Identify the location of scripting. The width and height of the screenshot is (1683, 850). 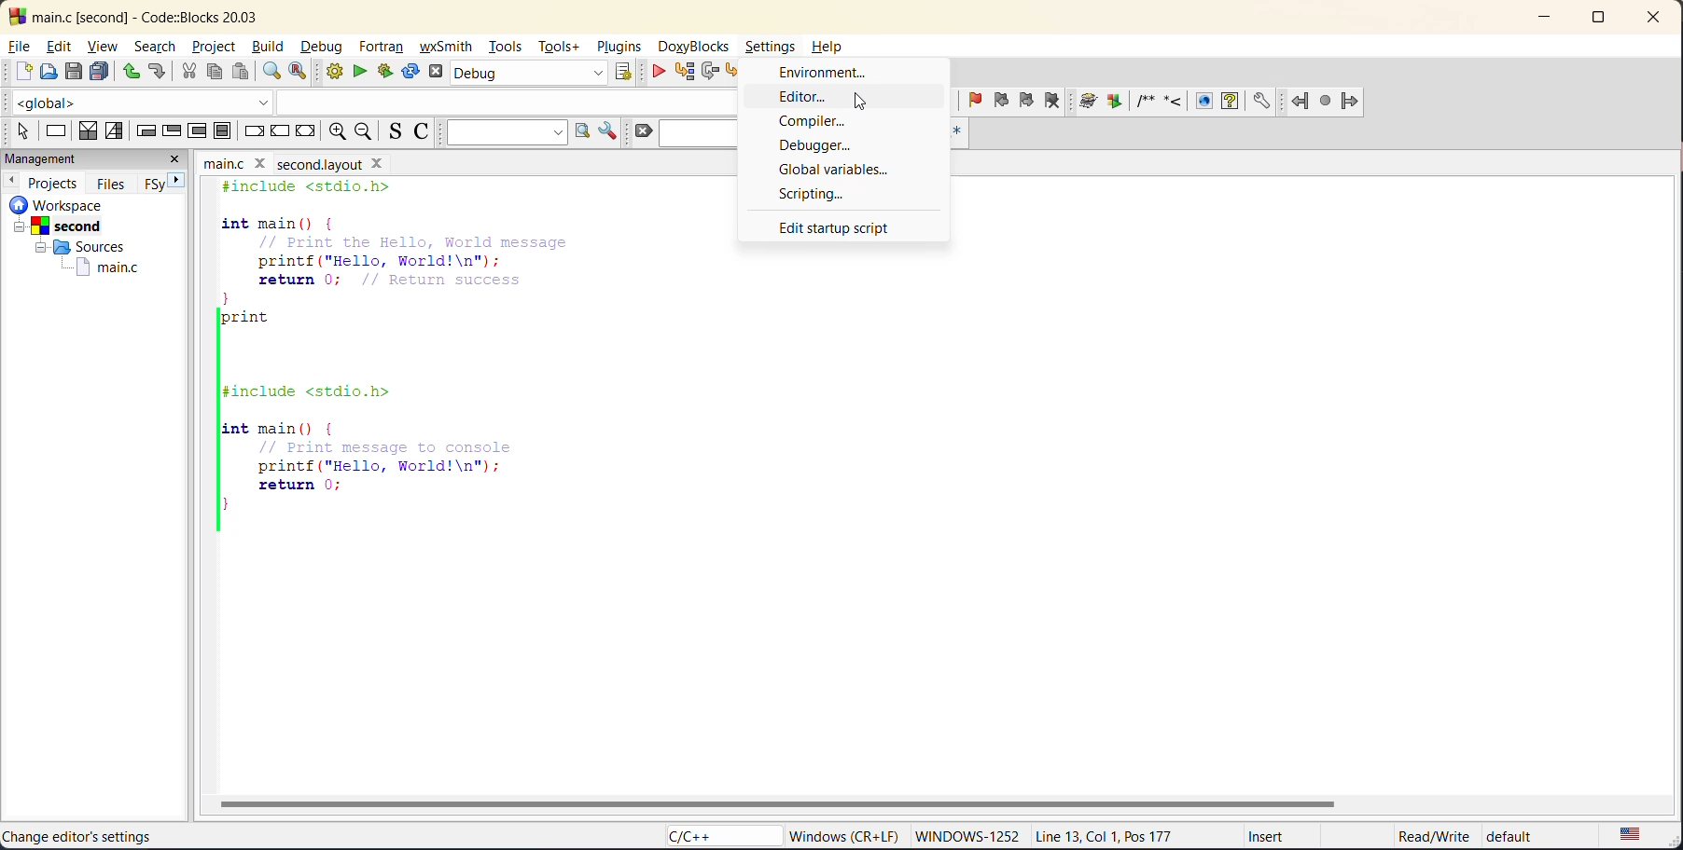
(822, 194).